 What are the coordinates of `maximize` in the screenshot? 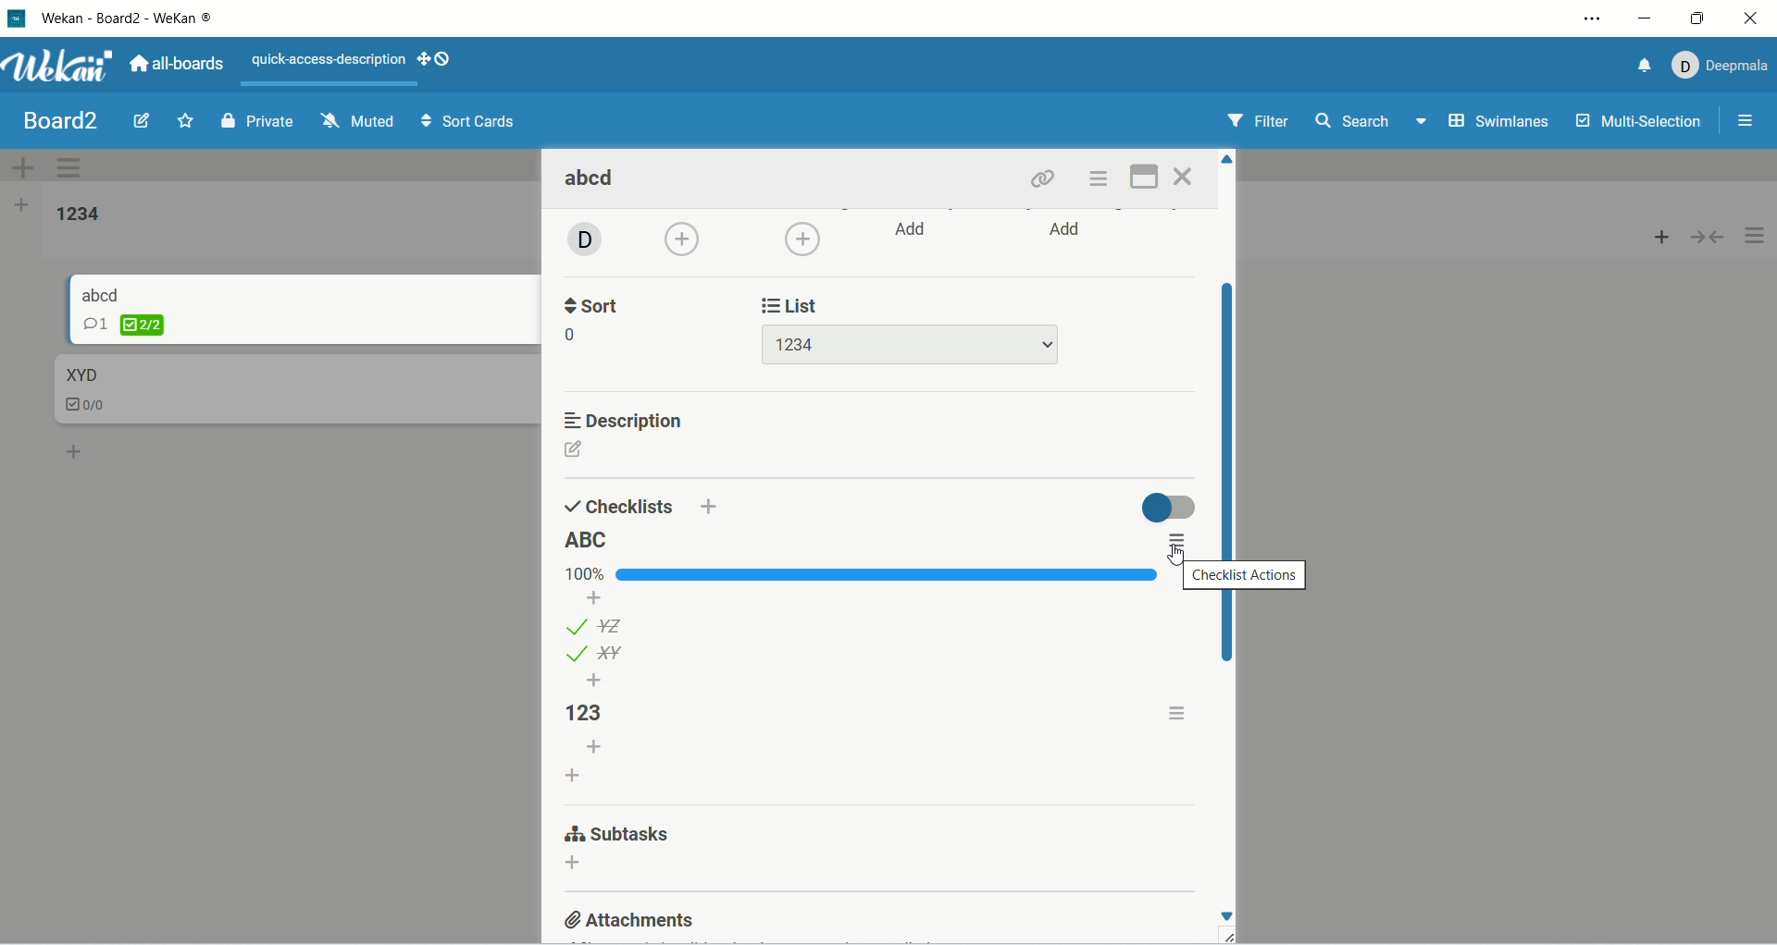 It's located at (1142, 178).